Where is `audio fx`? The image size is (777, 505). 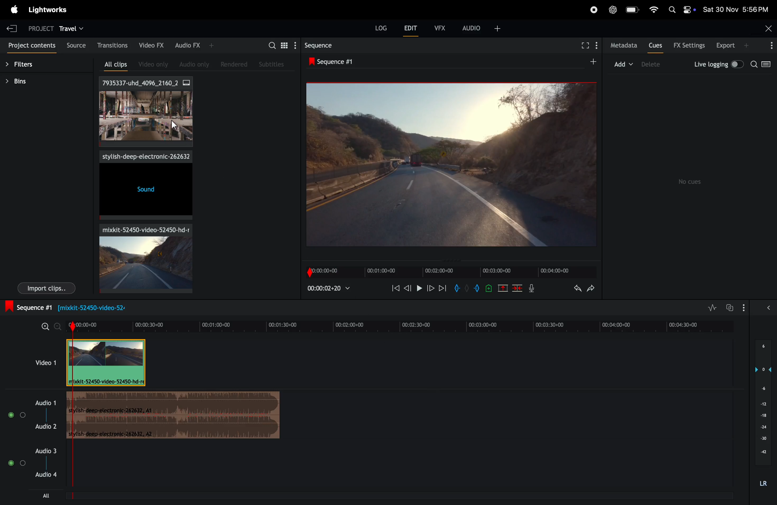
audio fx is located at coordinates (190, 45).